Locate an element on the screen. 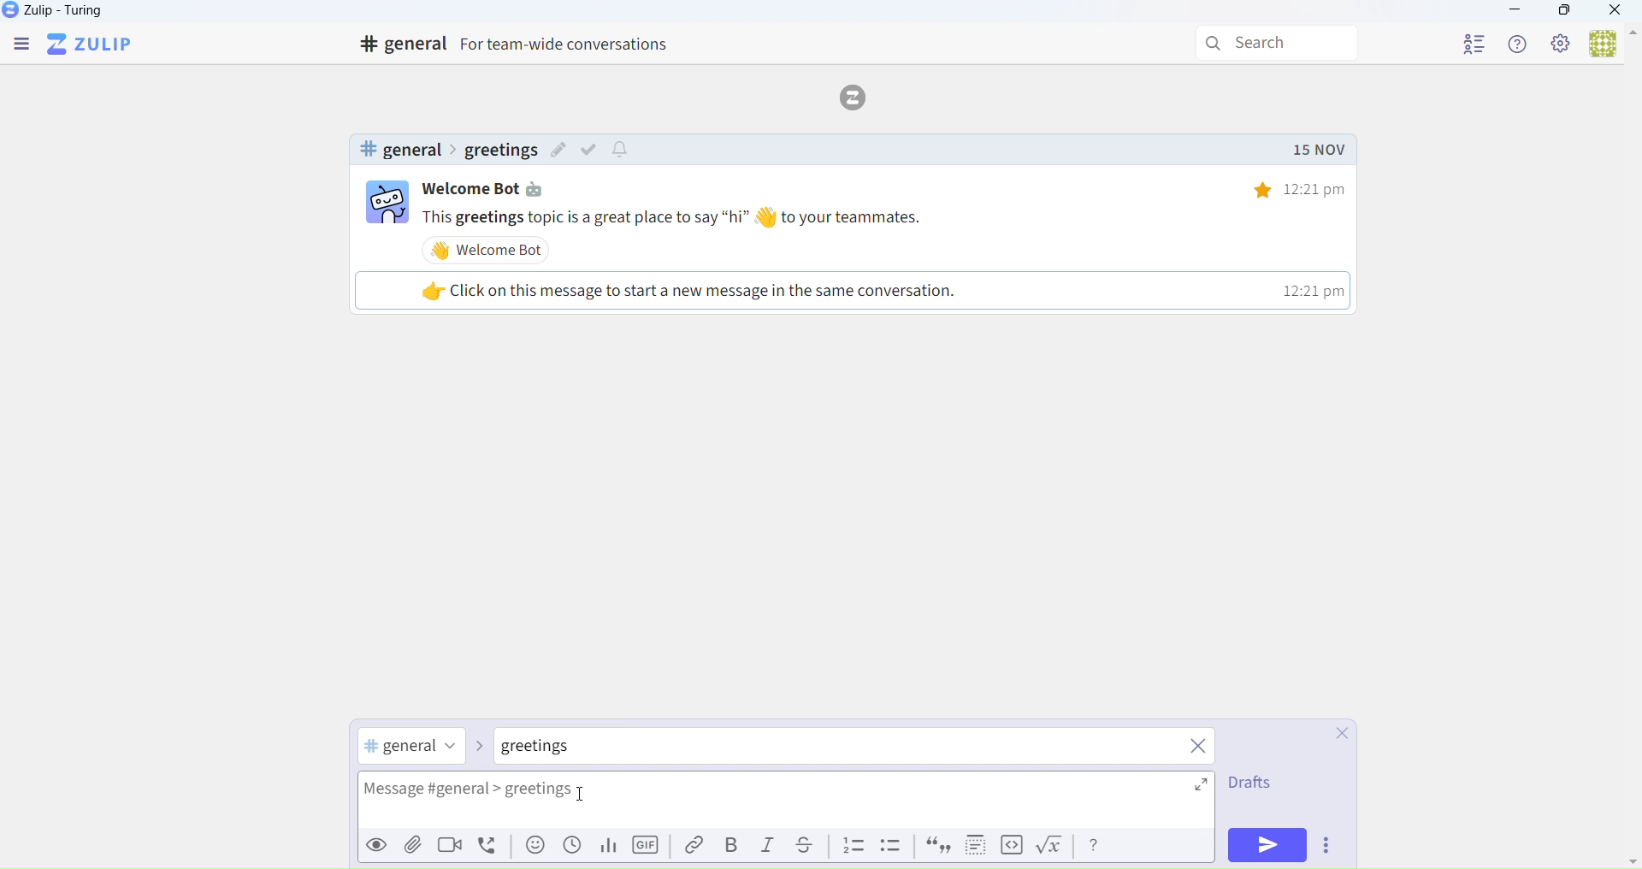 This screenshot has height=869, width=1642. Logo is located at coordinates (859, 96).